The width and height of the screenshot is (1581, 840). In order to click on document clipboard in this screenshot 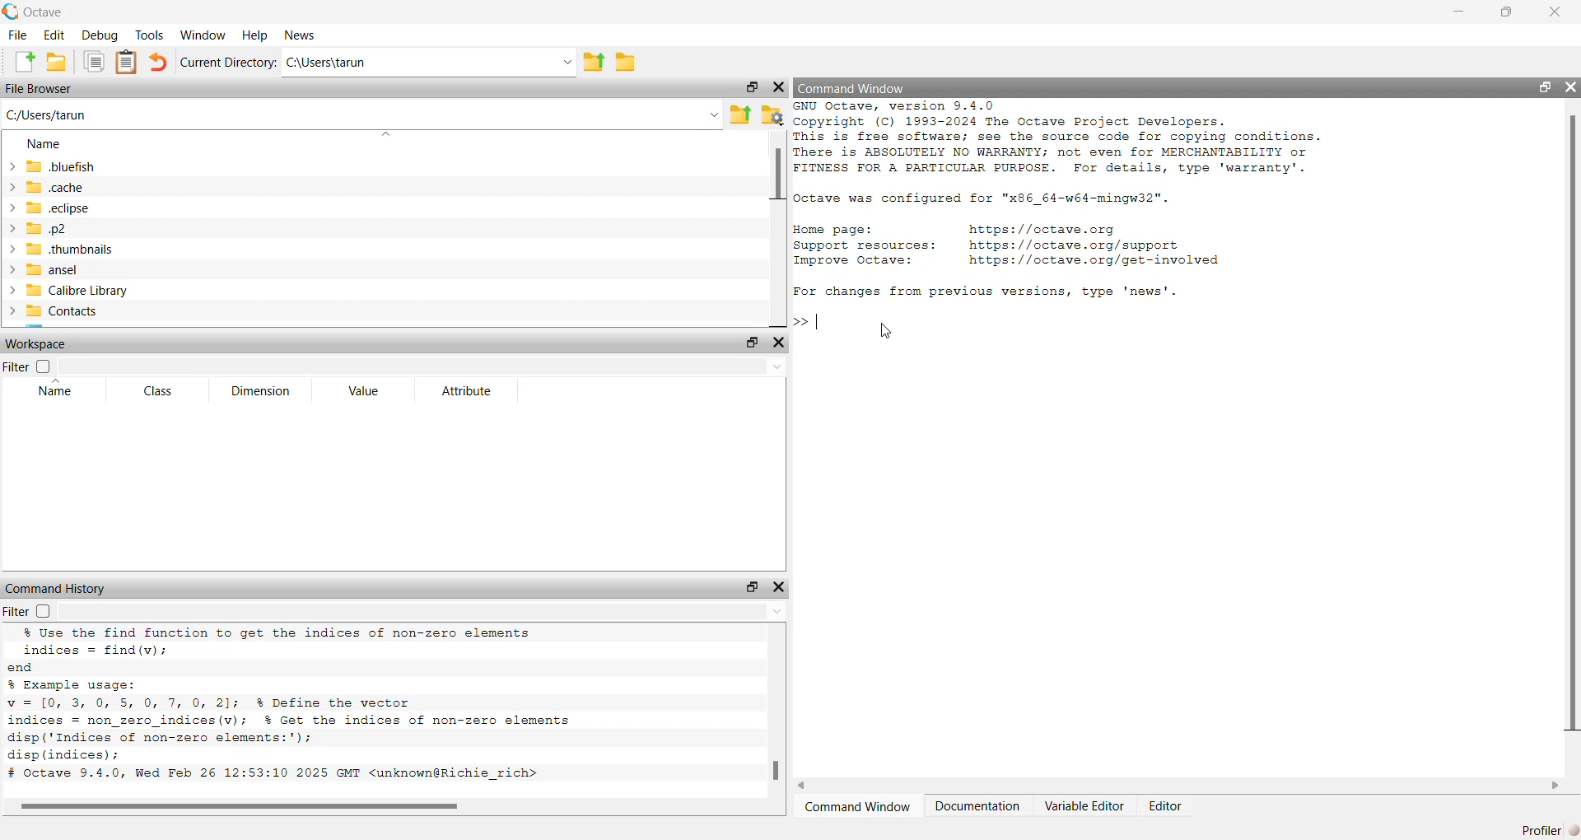, I will do `click(128, 63)`.